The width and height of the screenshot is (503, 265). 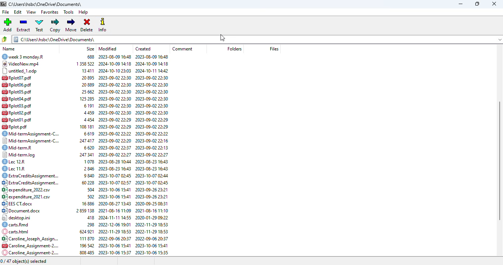 I want to click on files, so click(x=274, y=49).